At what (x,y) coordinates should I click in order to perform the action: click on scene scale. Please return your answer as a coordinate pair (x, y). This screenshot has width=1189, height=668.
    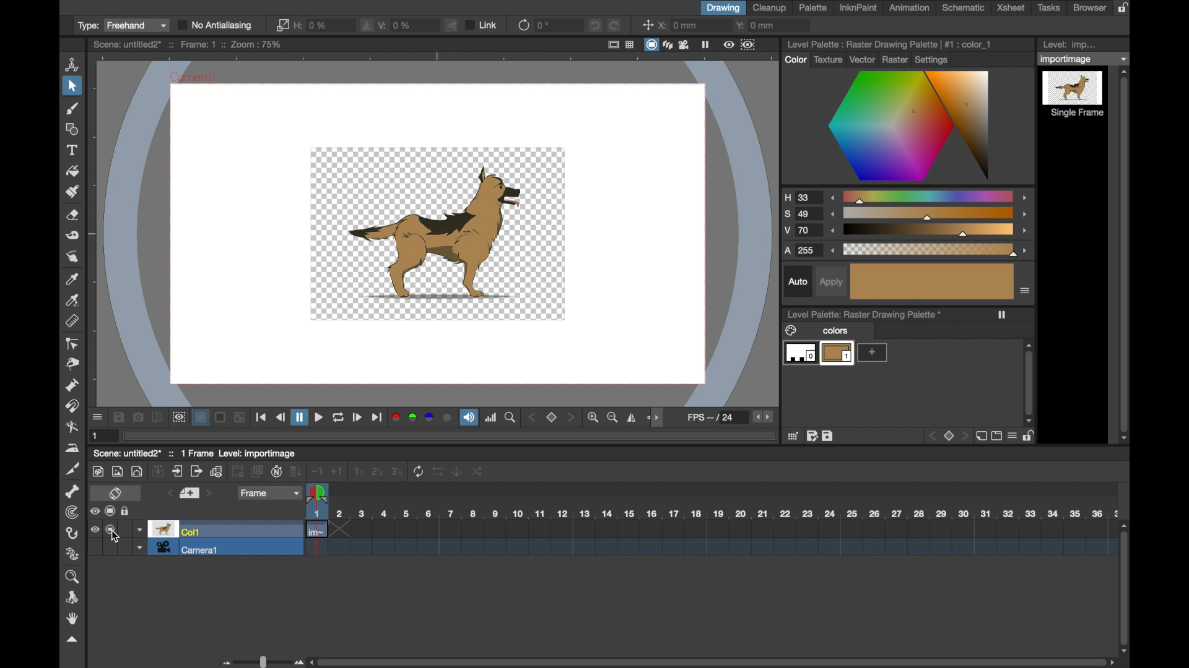
    Looking at the image, I should click on (710, 514).